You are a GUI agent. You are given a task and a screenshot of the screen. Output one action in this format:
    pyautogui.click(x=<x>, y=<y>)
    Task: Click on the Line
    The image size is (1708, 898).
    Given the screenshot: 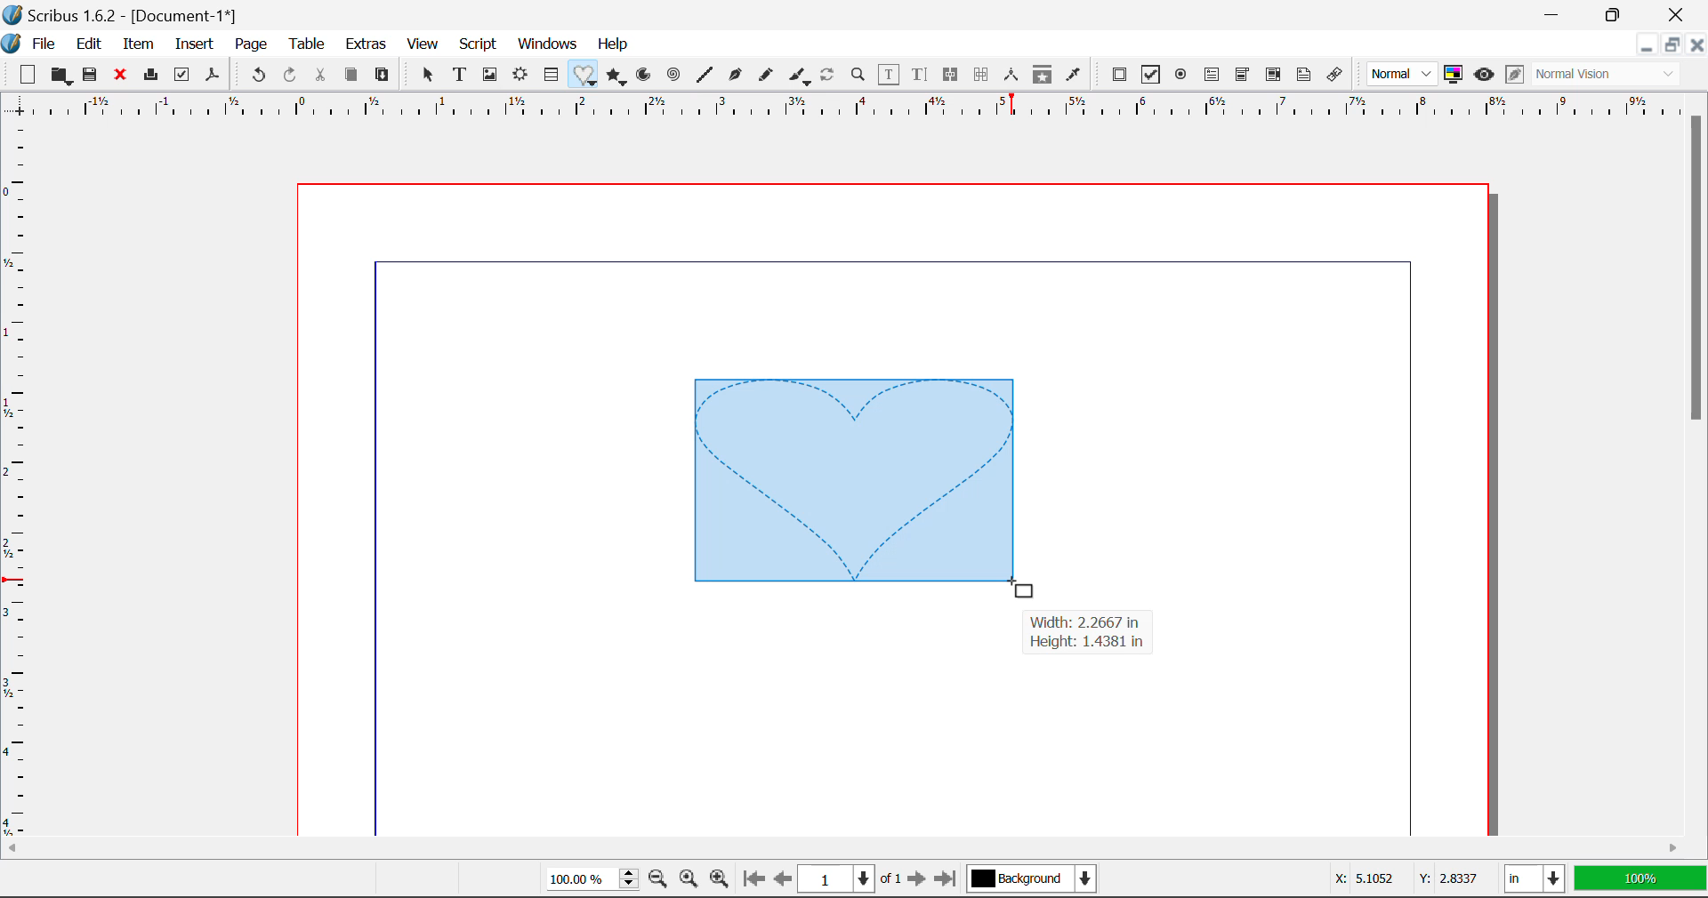 What is the action you would take?
    pyautogui.click(x=706, y=76)
    